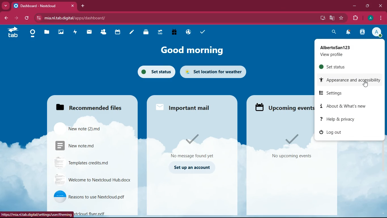 The width and height of the screenshot is (387, 218). What do you see at coordinates (282, 107) in the screenshot?
I see `upcoming events` at bounding box center [282, 107].